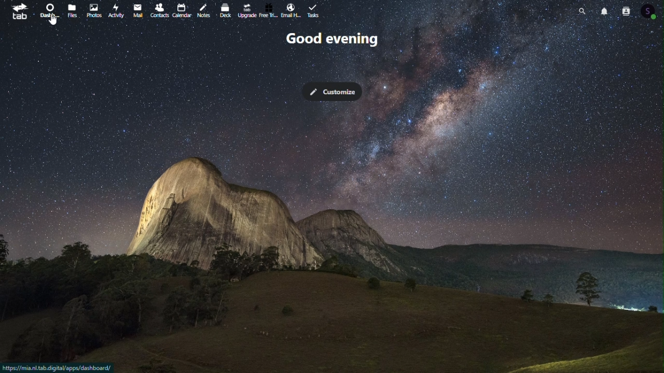  What do you see at coordinates (227, 10) in the screenshot?
I see `deck` at bounding box center [227, 10].